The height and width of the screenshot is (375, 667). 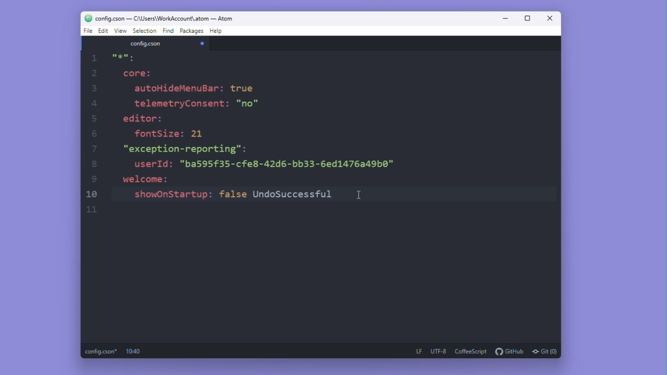 I want to click on resize, so click(x=527, y=19).